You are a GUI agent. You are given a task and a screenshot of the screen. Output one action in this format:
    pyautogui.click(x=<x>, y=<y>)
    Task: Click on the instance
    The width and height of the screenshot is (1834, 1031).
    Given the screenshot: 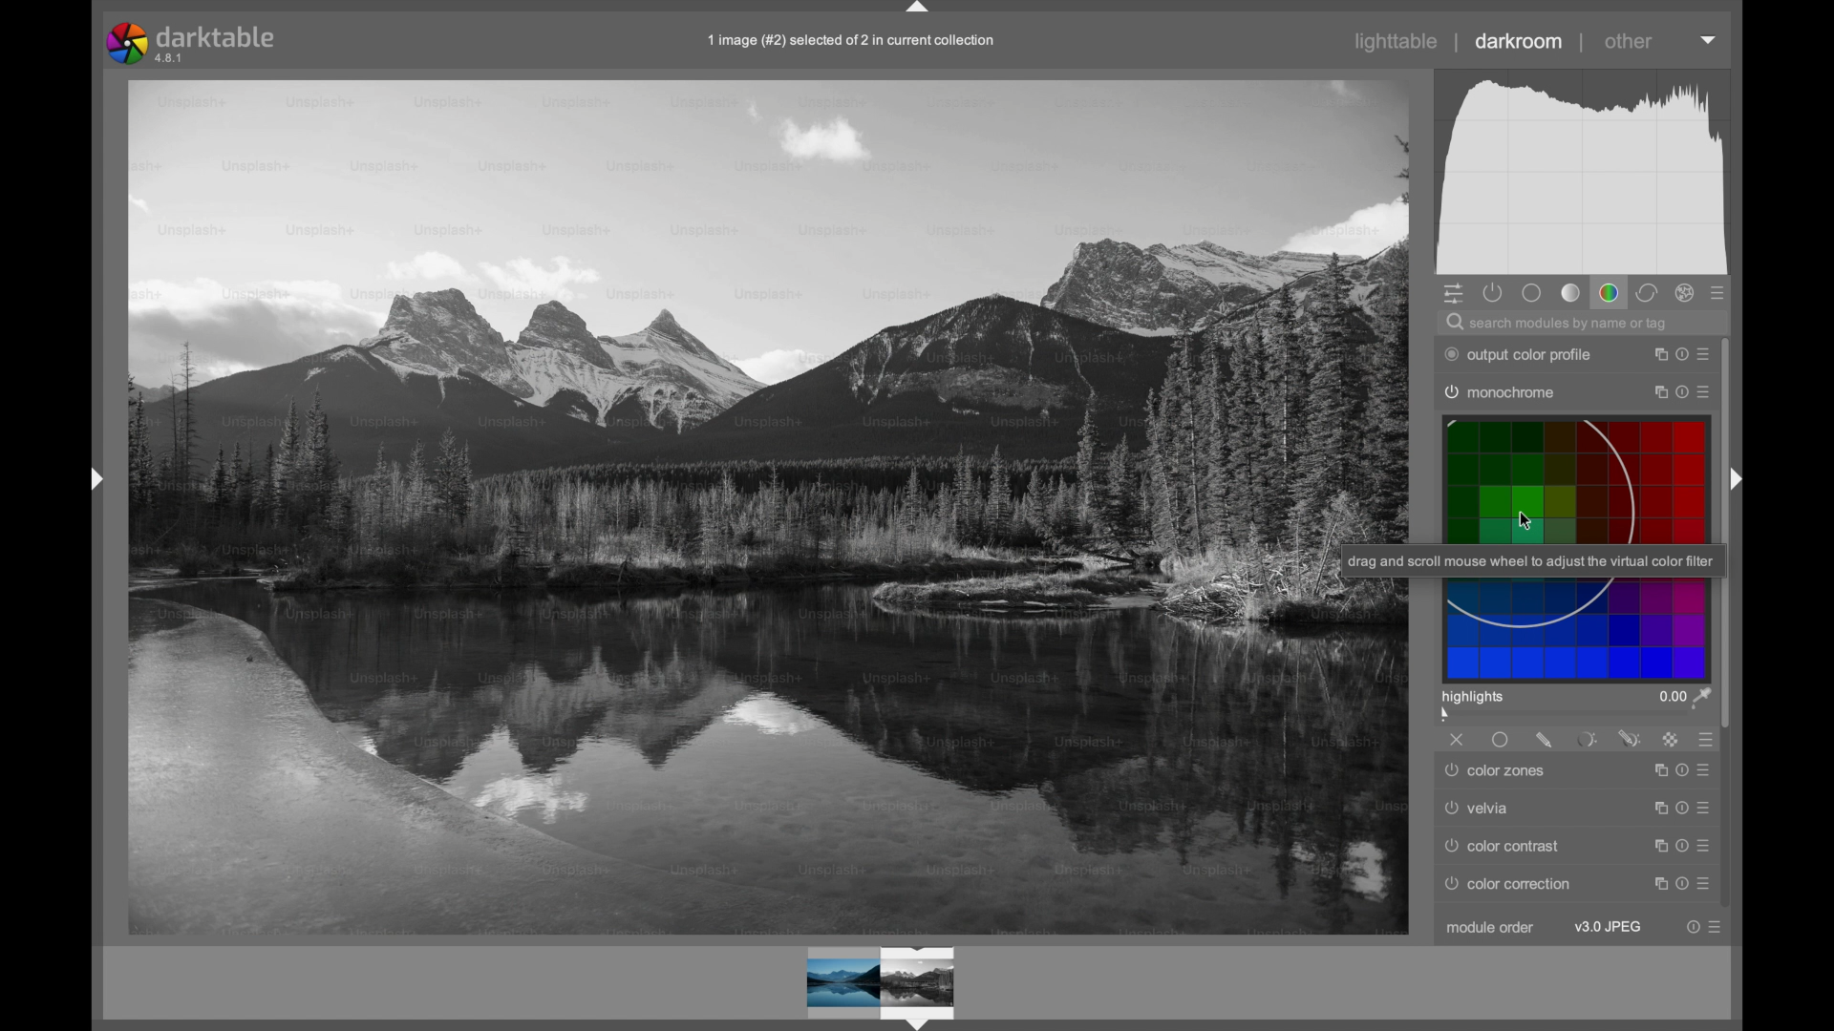 What is the action you would take?
    pyautogui.click(x=1657, y=771)
    